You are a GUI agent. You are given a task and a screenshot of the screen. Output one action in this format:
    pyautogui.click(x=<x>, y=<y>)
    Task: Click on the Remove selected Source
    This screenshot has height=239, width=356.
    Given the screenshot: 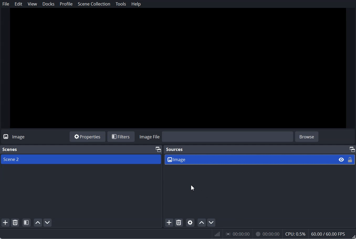 What is the action you would take?
    pyautogui.click(x=179, y=222)
    